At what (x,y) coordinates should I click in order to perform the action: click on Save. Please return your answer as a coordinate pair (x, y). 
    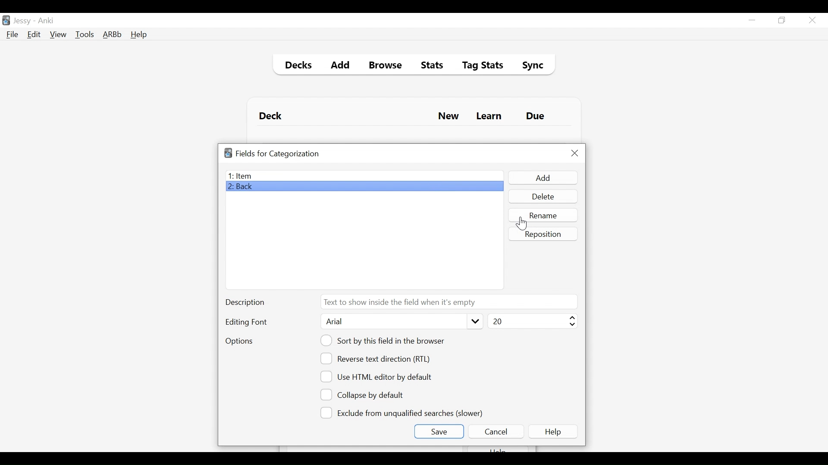
    Looking at the image, I should click on (439, 431).